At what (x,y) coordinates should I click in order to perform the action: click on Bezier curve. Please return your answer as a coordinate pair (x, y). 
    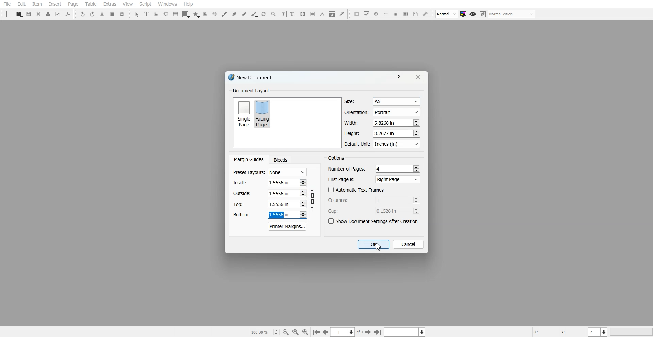
    Looking at the image, I should click on (234, 14).